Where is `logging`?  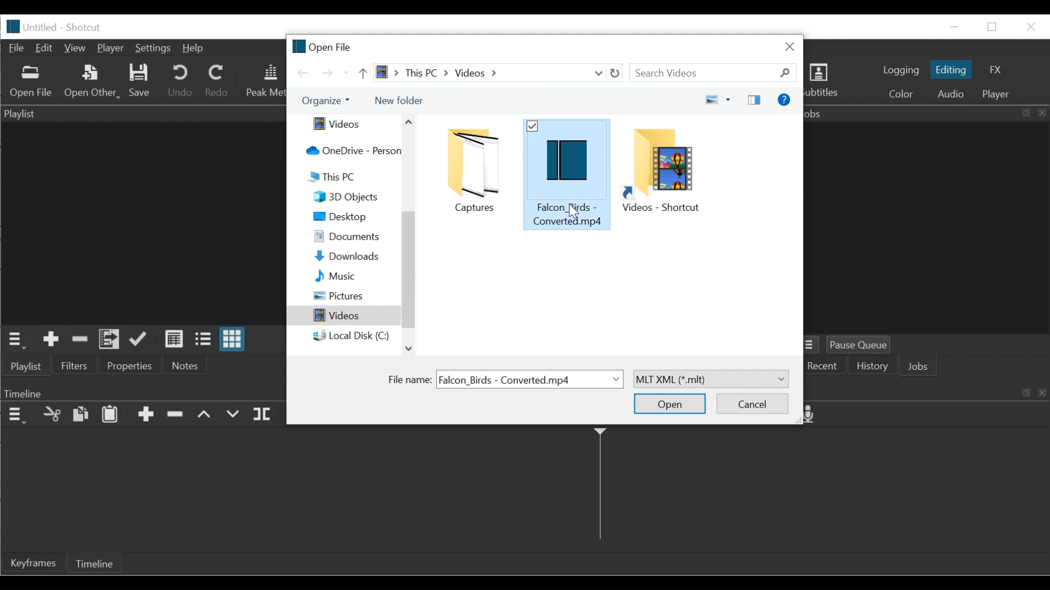 logging is located at coordinates (900, 71).